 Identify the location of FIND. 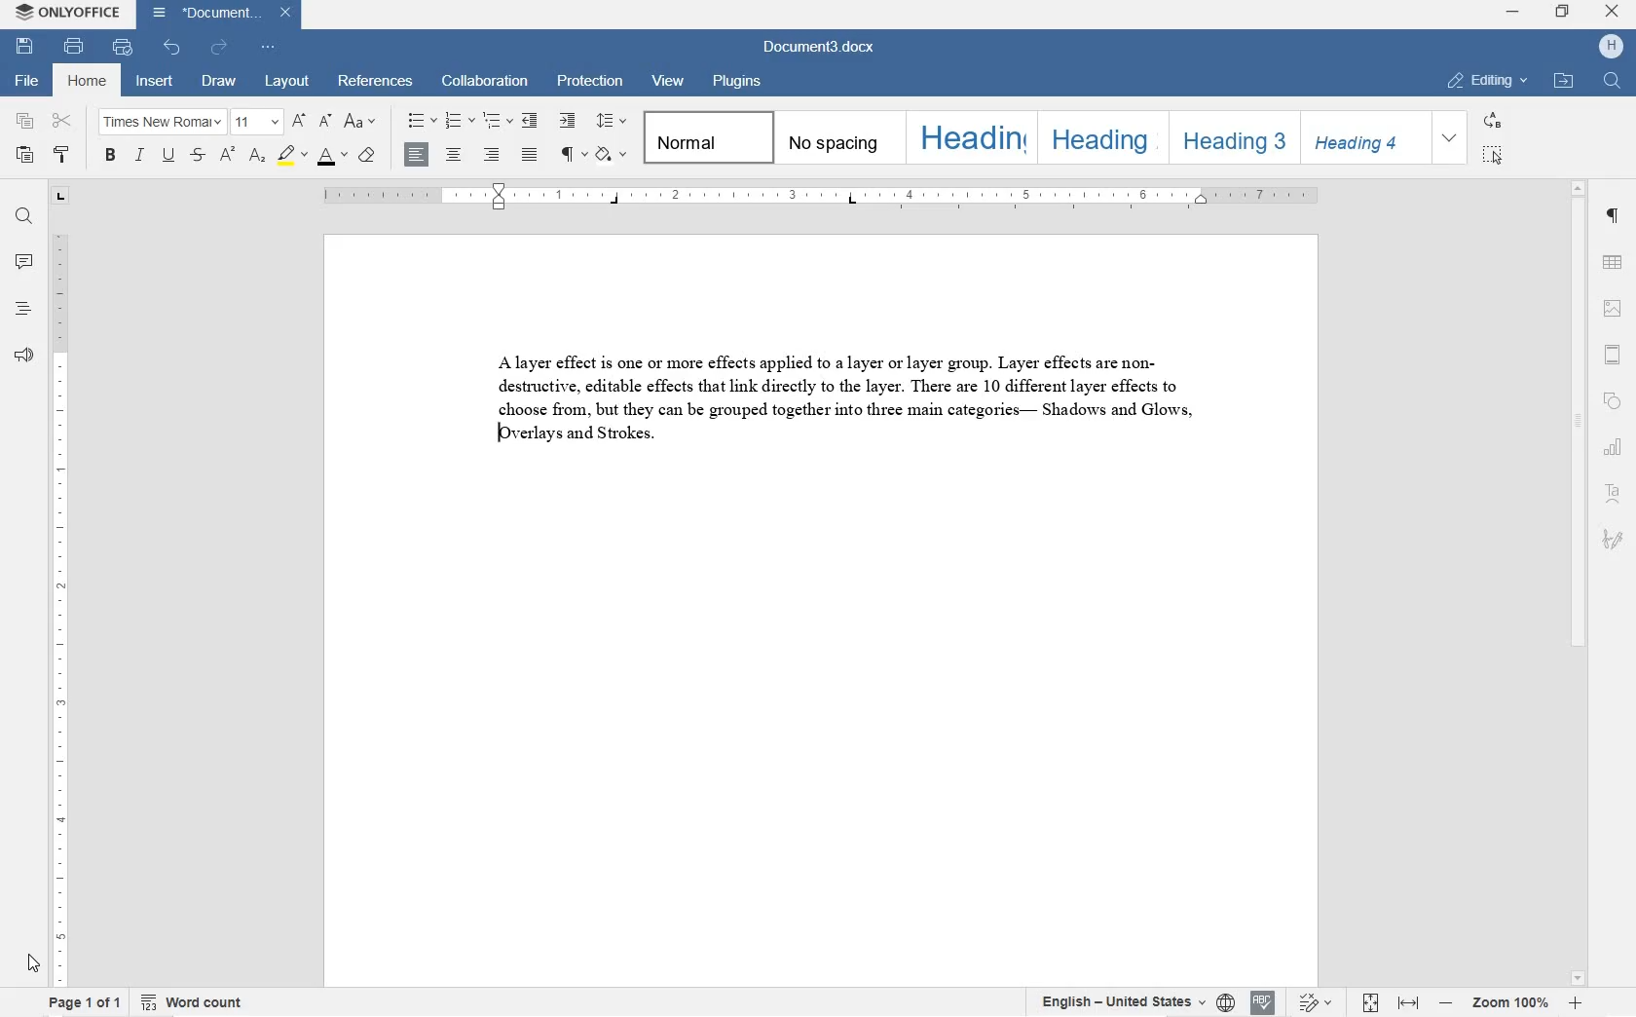
(1613, 84).